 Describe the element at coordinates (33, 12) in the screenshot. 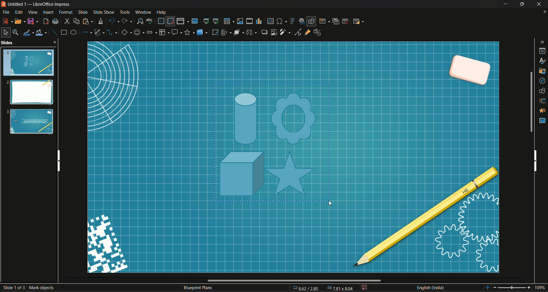

I see `View` at that location.